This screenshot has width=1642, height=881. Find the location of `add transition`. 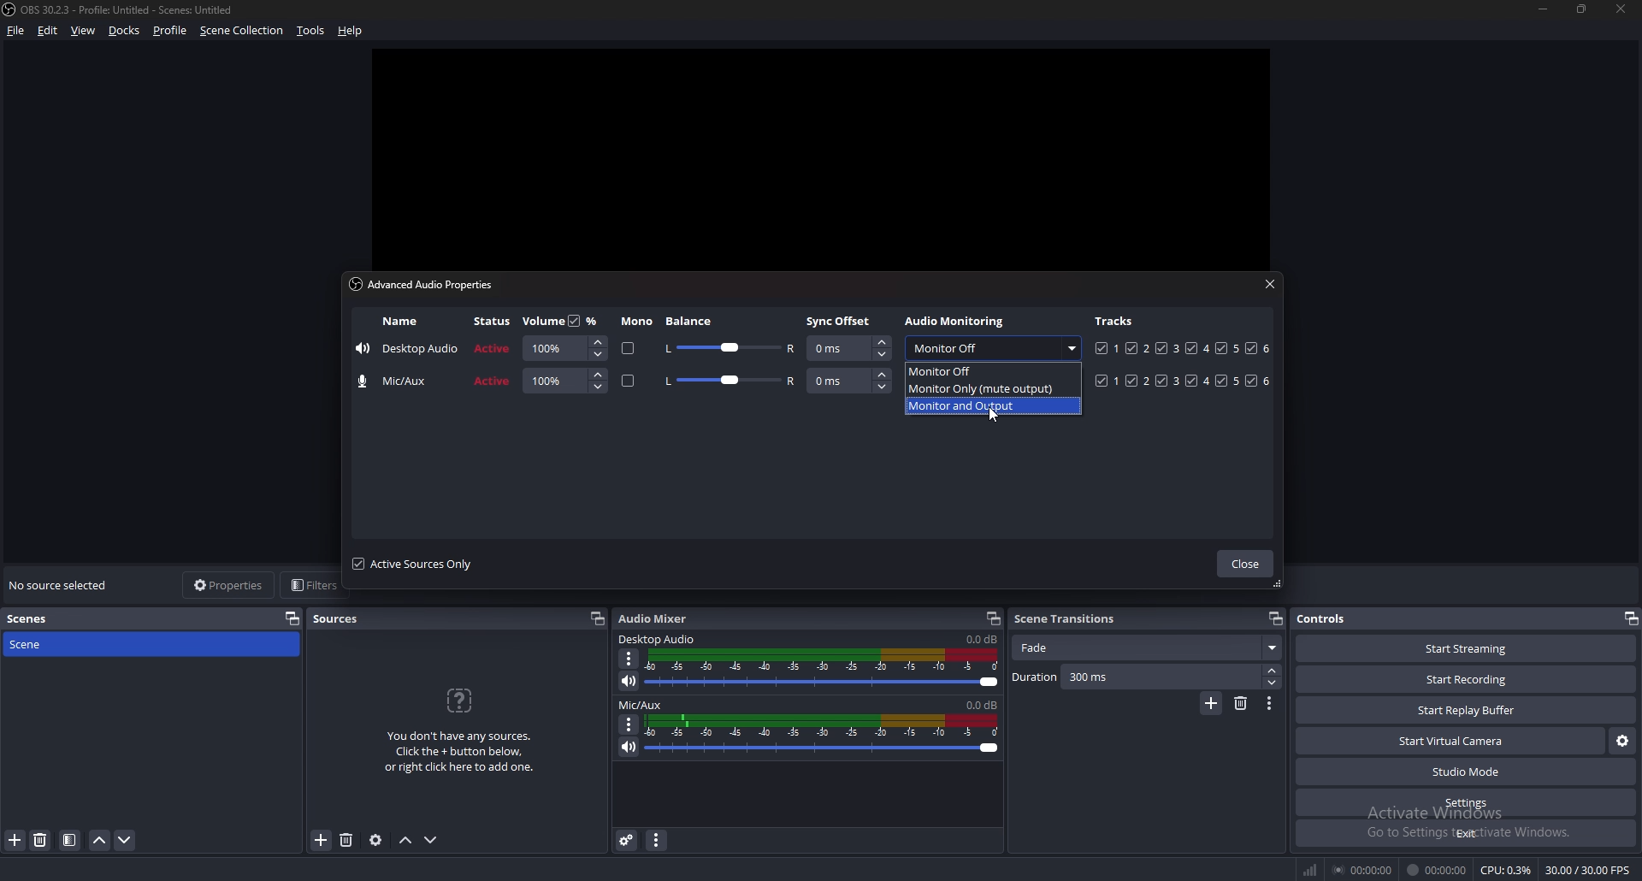

add transition is located at coordinates (1212, 703).